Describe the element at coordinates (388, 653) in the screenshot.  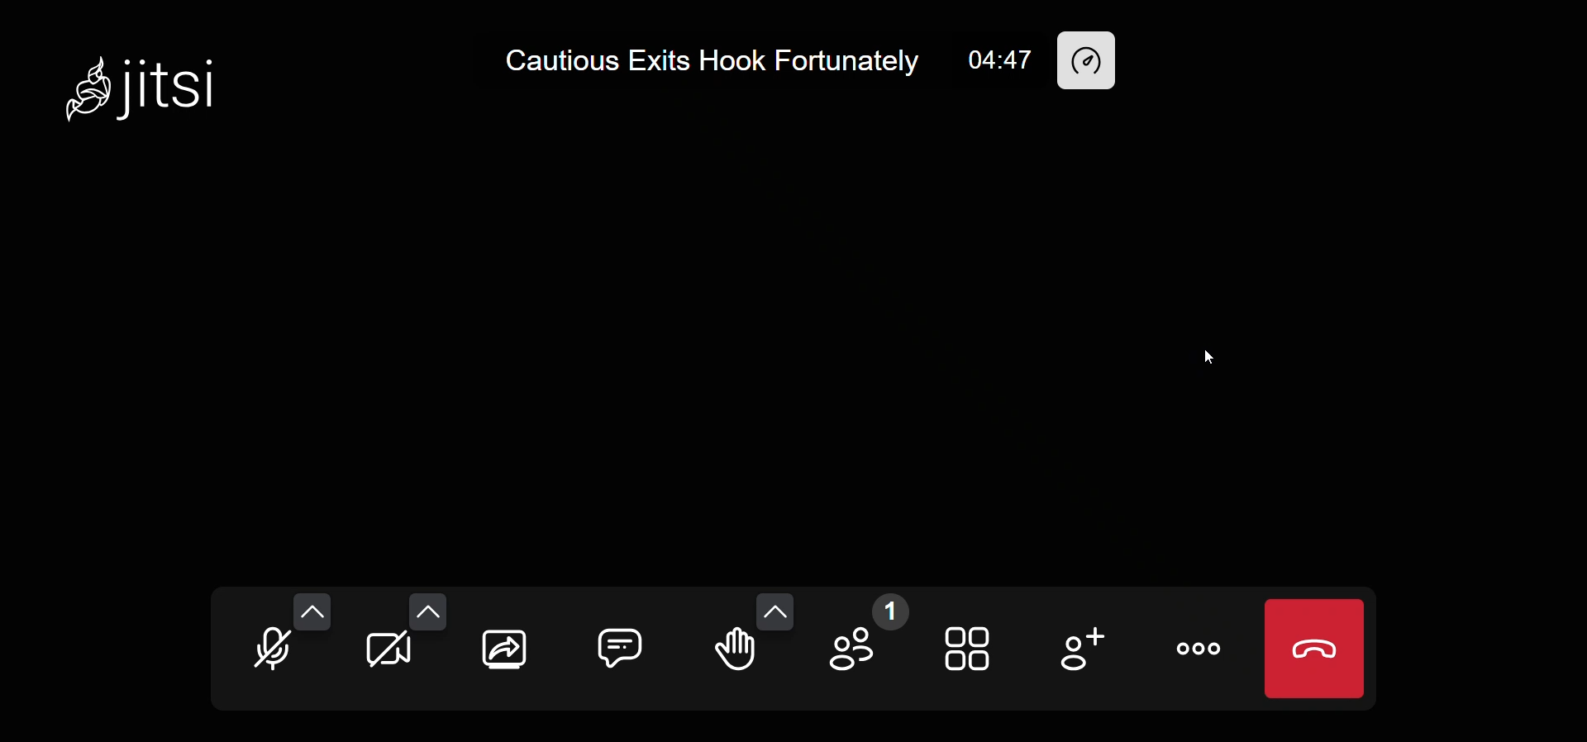
I see `camera` at that location.